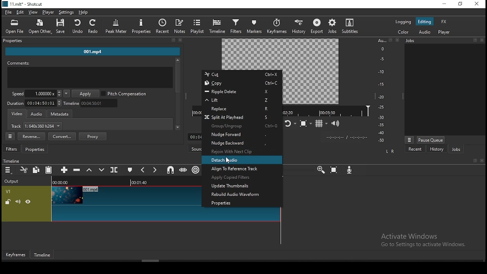 This screenshot has height=274, width=487. Describe the element at coordinates (245, 194) in the screenshot. I see `rebuild audio waveform` at that location.